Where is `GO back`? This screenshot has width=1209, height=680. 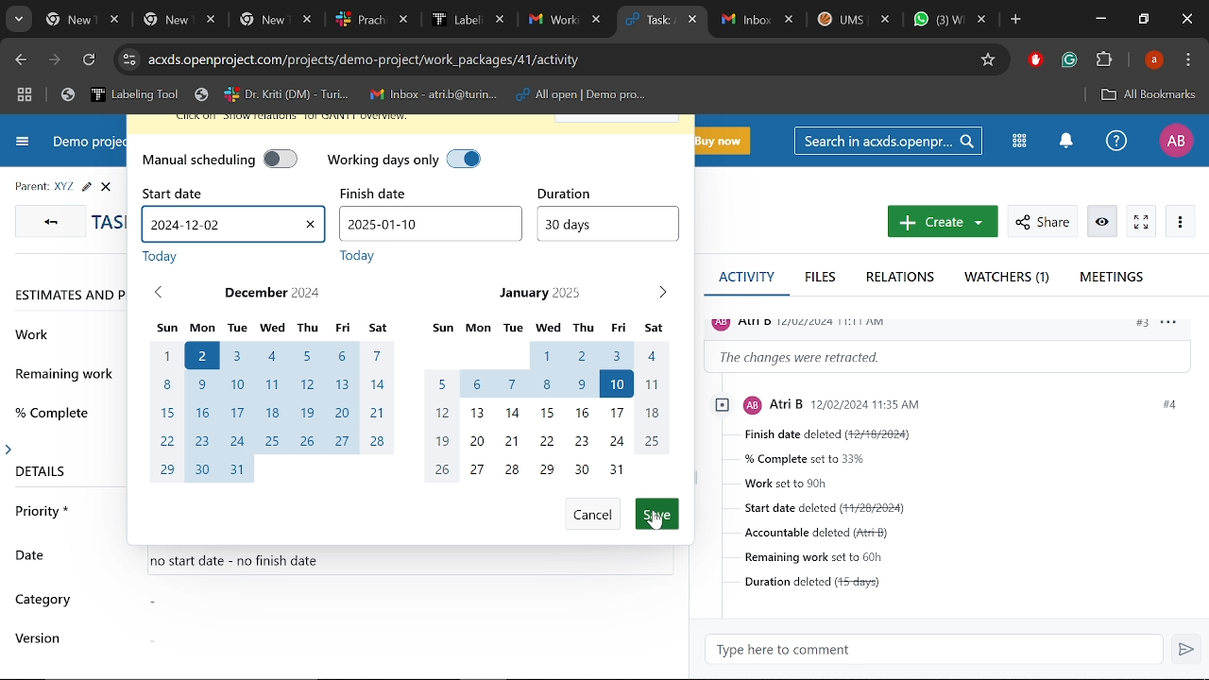
GO back is located at coordinates (47, 220).